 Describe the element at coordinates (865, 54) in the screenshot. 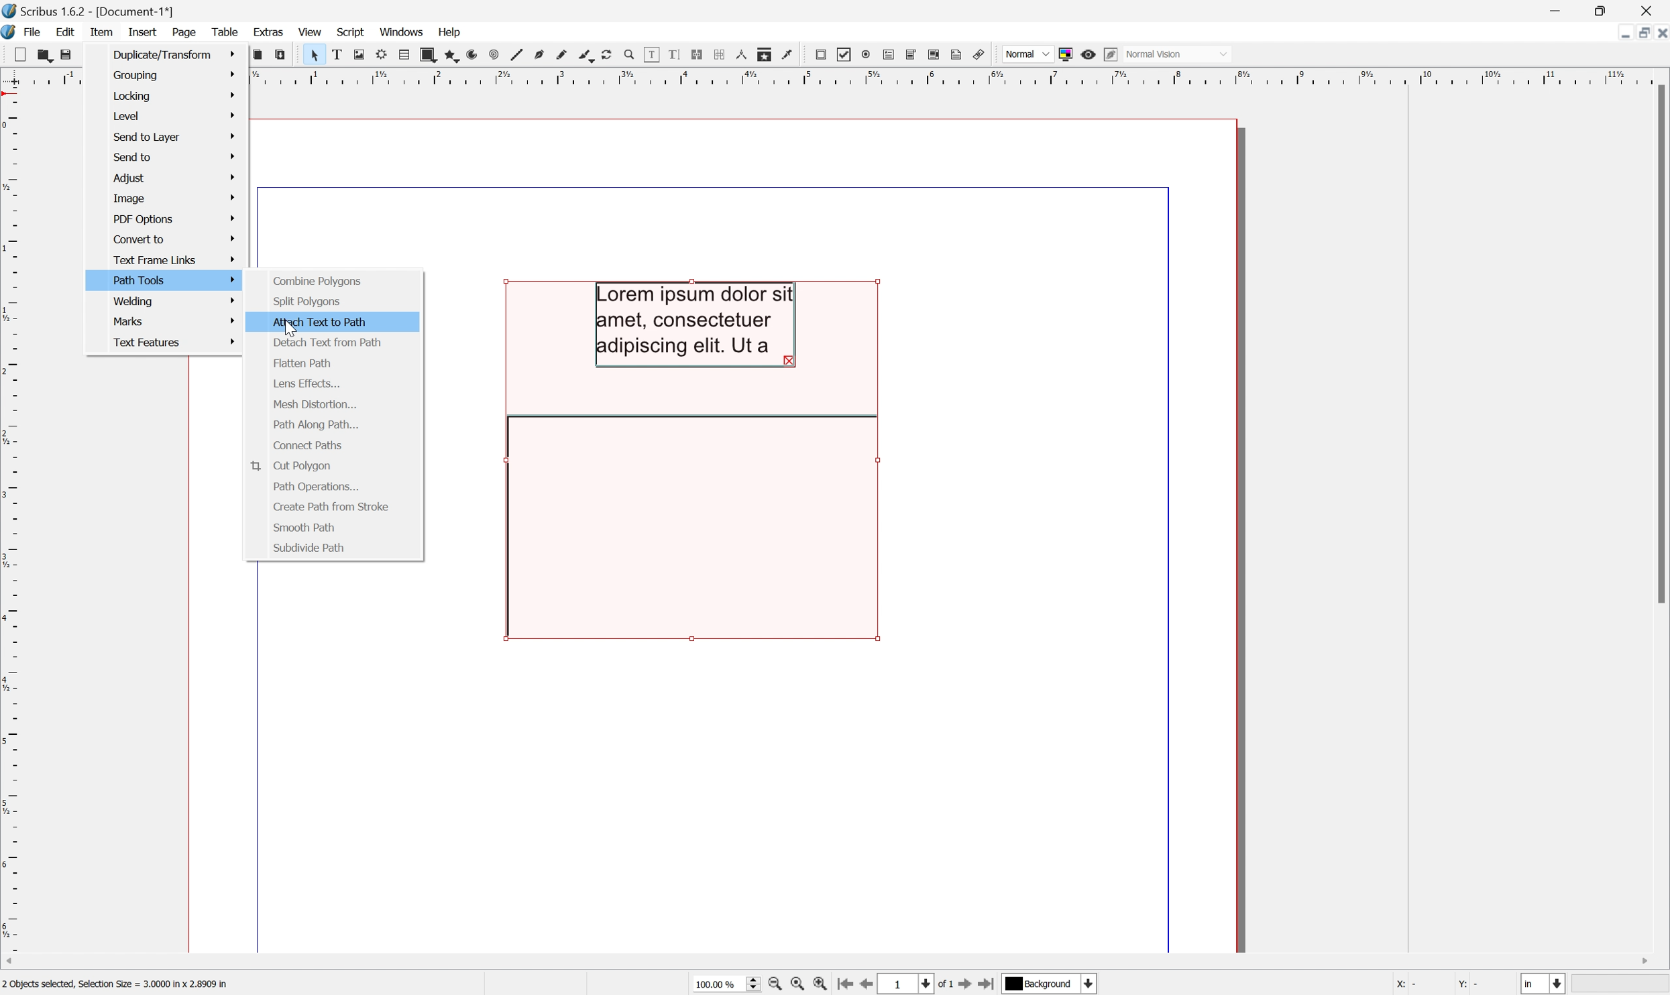

I see `PDF radio button` at that location.